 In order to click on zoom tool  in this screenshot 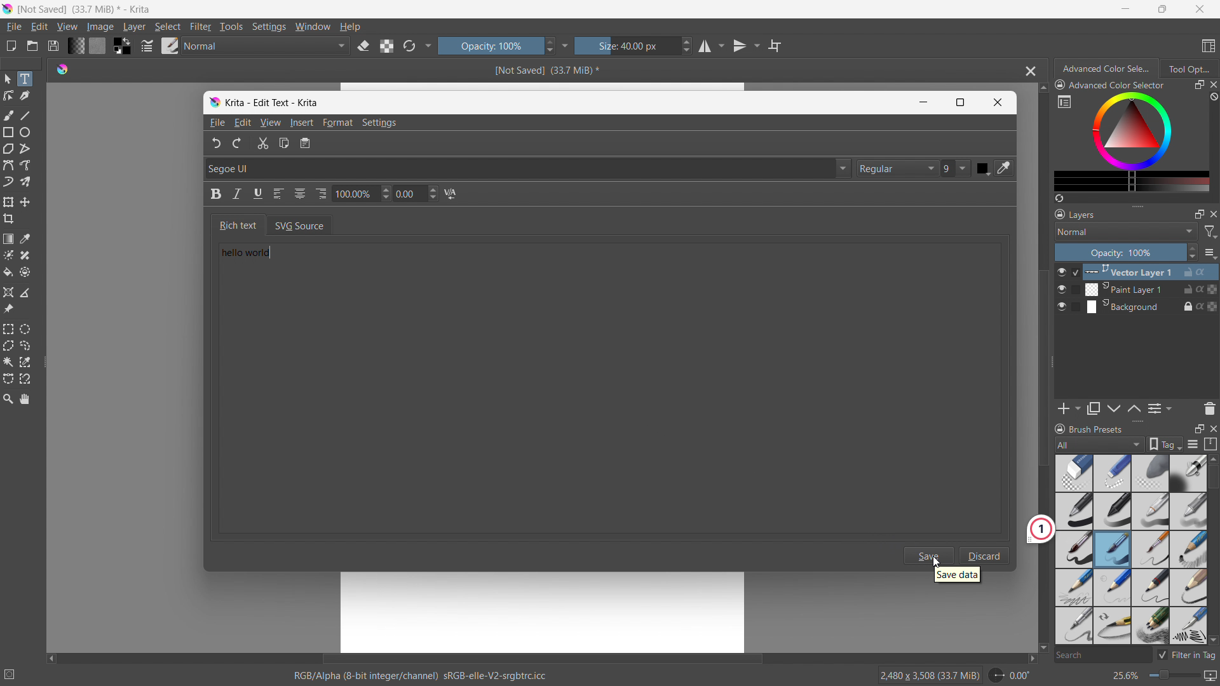, I will do `click(8, 398)`.